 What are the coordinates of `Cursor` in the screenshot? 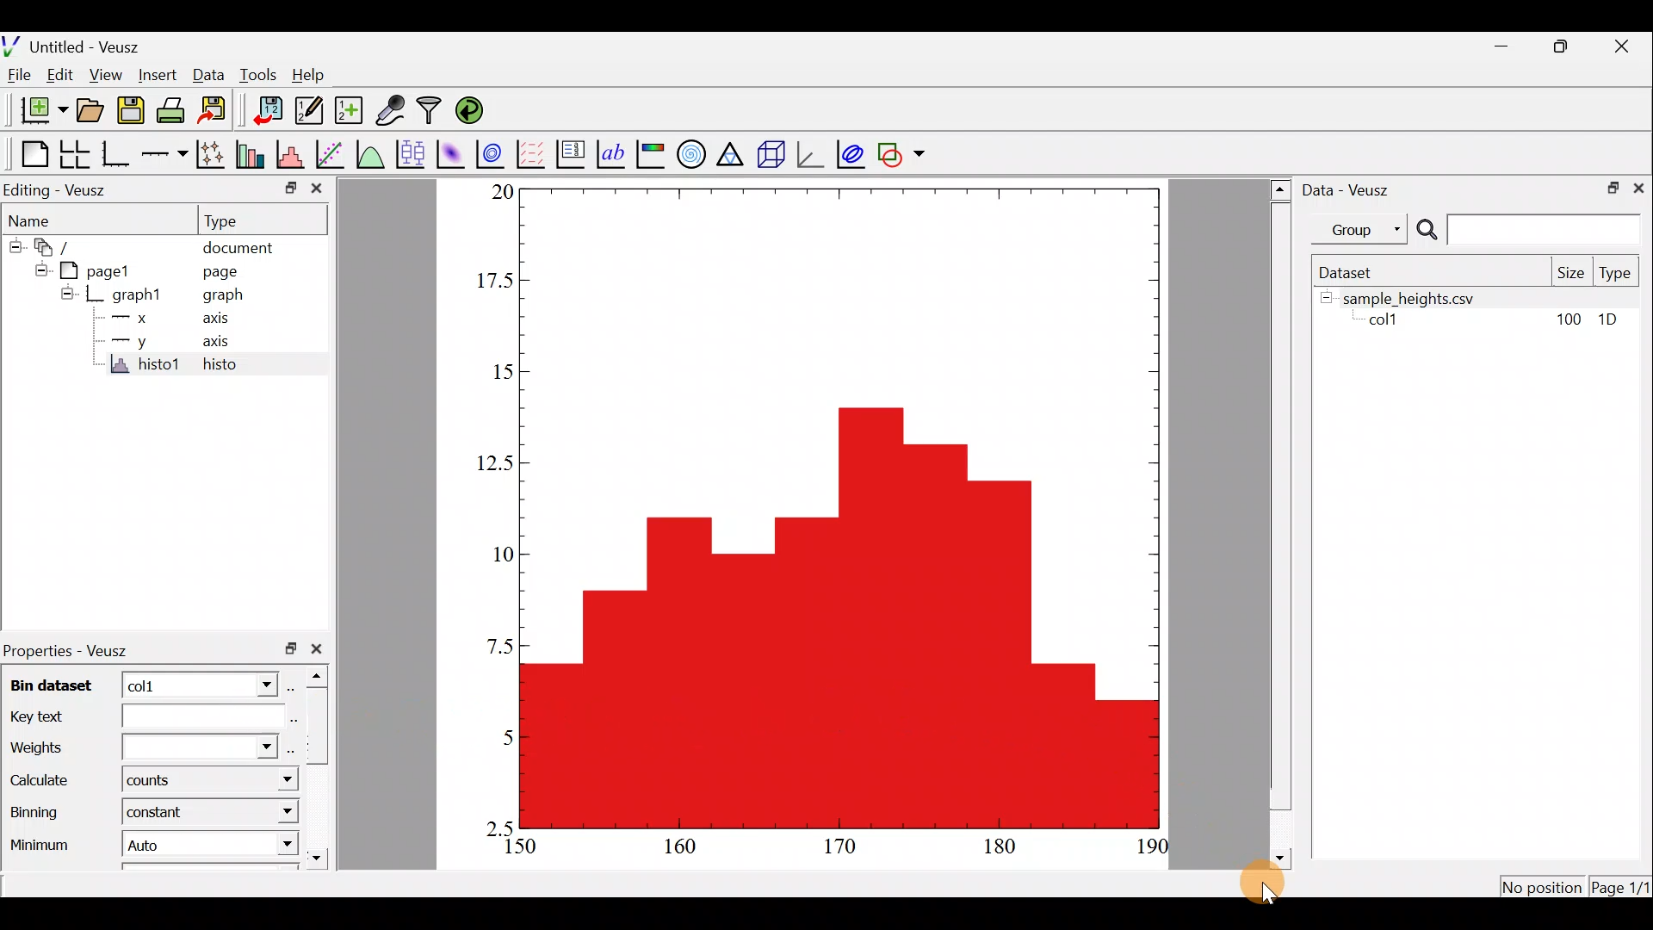 It's located at (1271, 877).